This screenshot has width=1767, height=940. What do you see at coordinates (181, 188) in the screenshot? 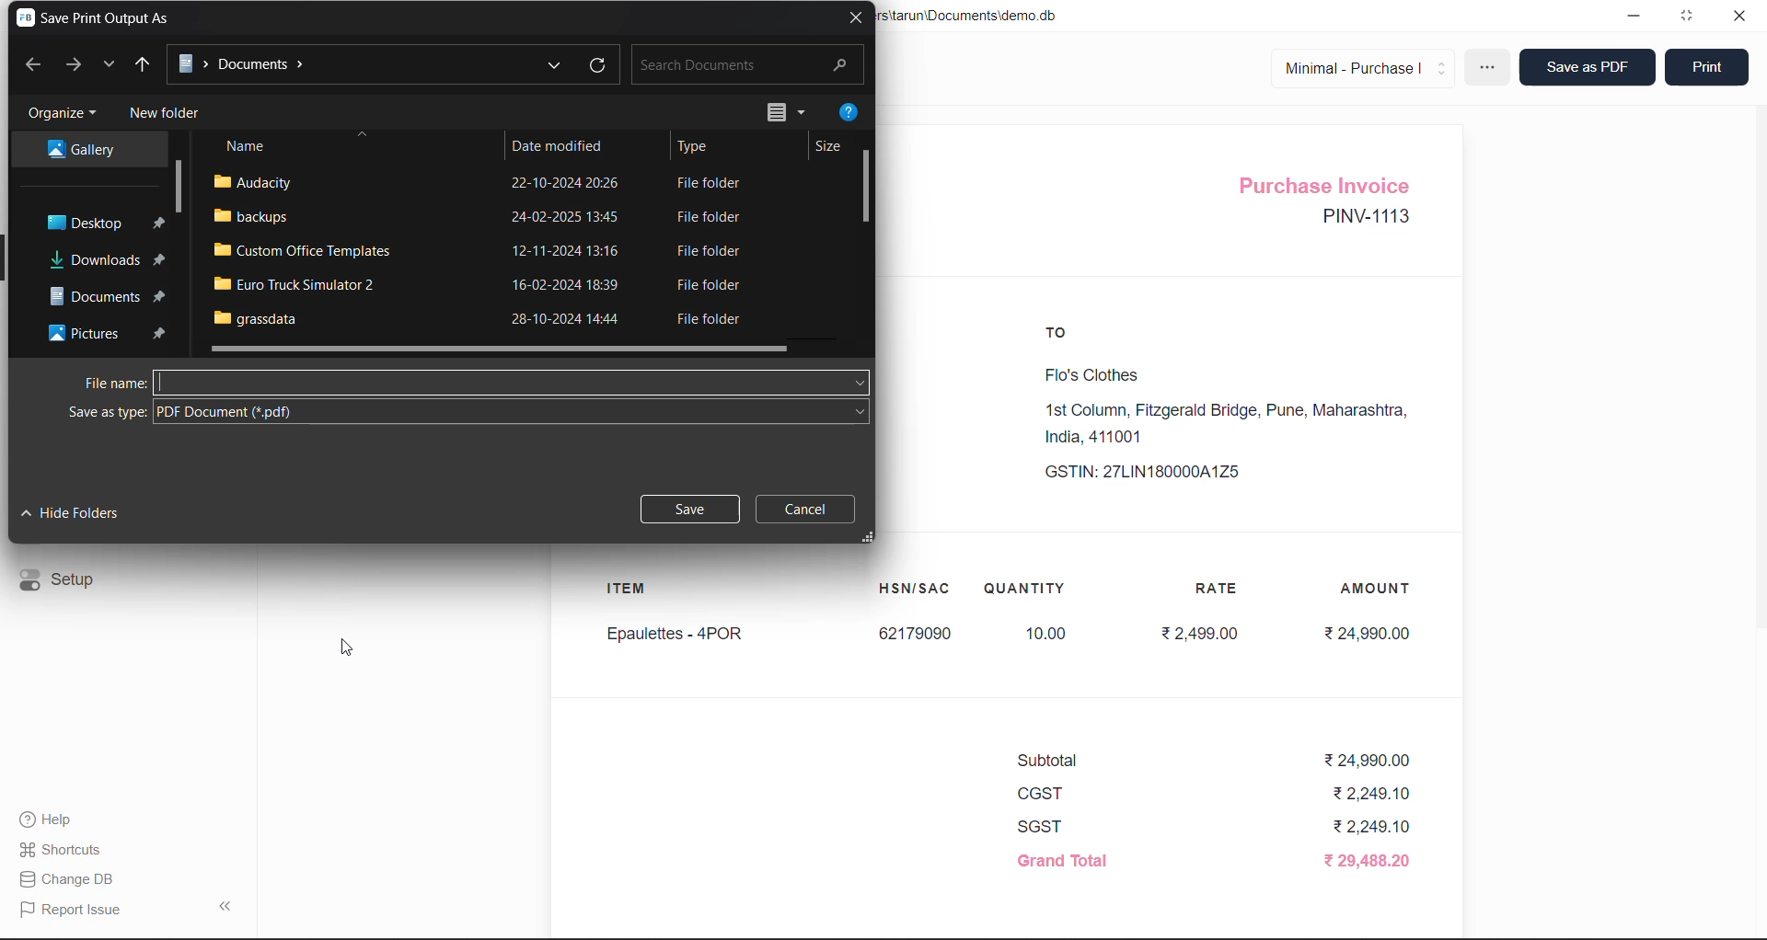
I see `vertical scroll bar` at bounding box center [181, 188].